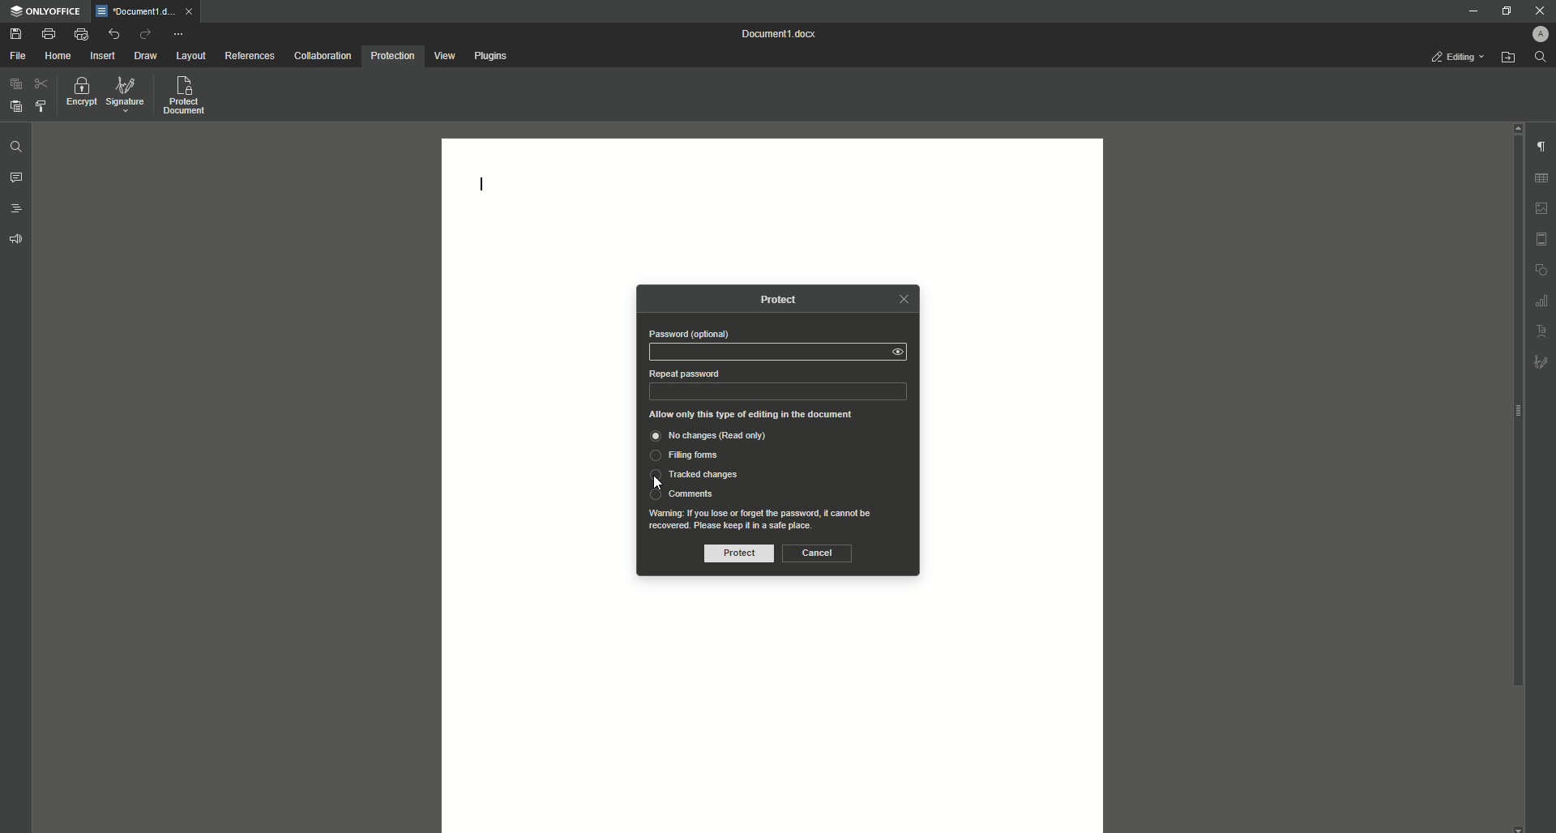 The height and width of the screenshot is (833, 1556). Describe the element at coordinates (1542, 271) in the screenshot. I see `Shape settings` at that location.